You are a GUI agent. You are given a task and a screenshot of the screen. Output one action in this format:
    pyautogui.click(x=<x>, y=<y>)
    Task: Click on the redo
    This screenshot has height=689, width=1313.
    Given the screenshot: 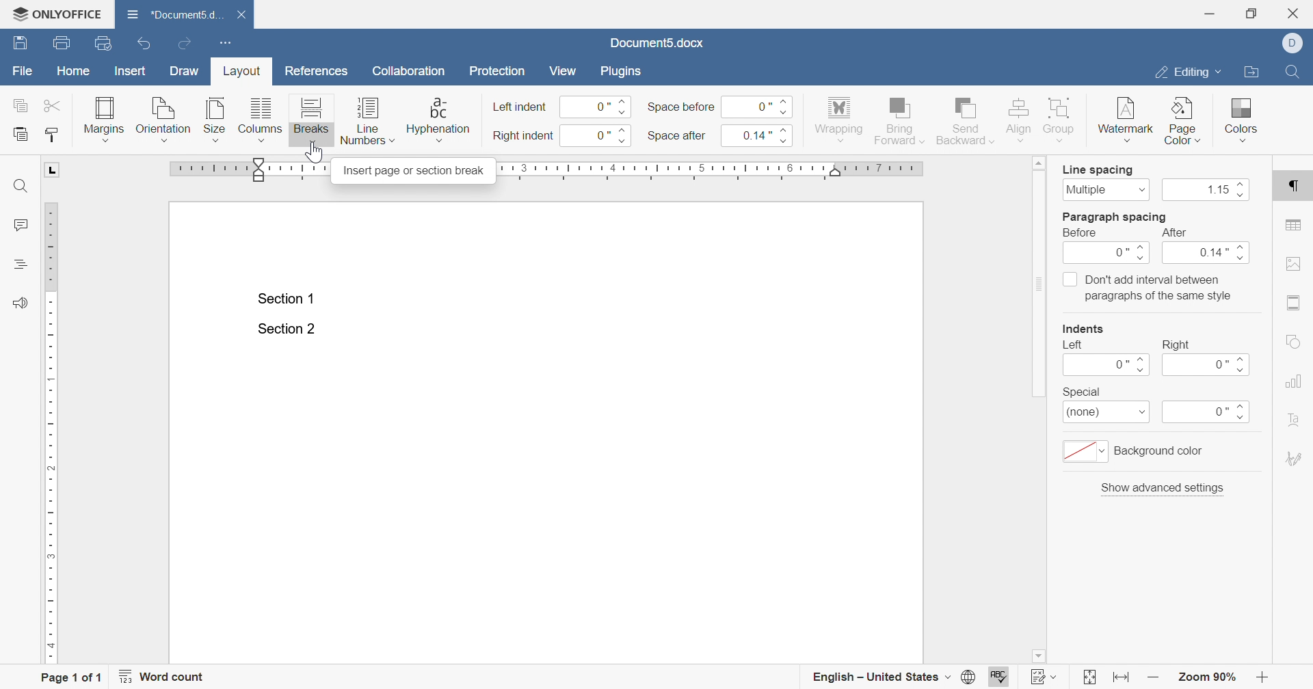 What is the action you would take?
    pyautogui.click(x=185, y=43)
    